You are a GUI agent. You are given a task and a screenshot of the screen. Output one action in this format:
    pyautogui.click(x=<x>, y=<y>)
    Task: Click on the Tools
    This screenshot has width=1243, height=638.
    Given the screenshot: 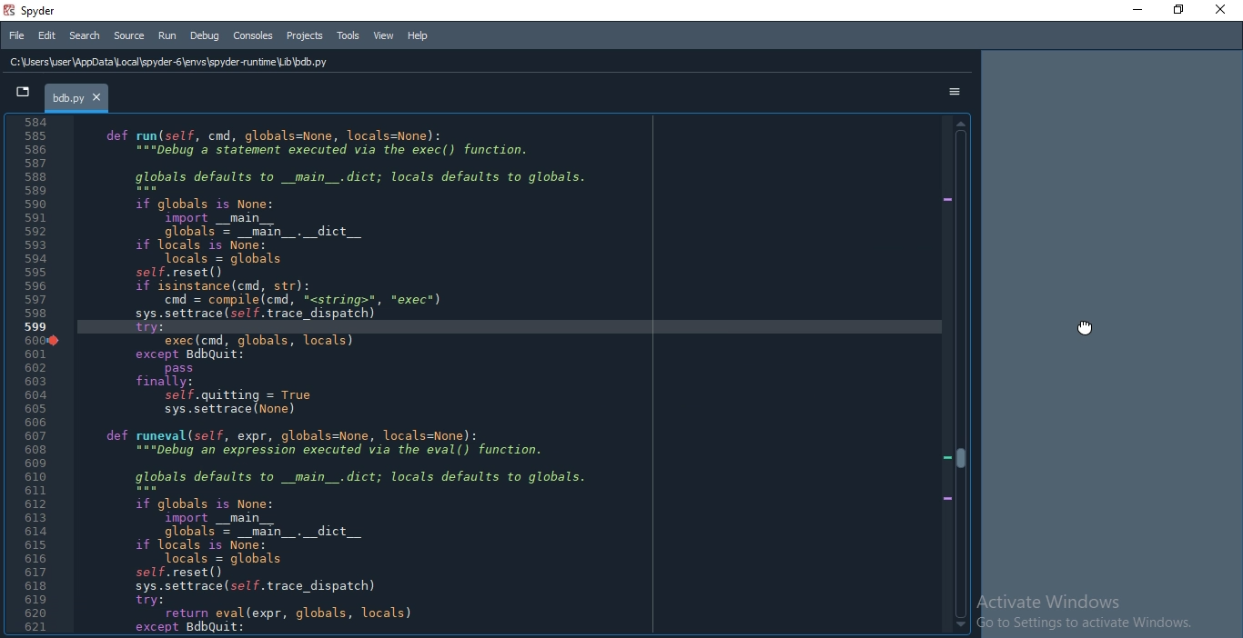 What is the action you would take?
    pyautogui.click(x=349, y=35)
    